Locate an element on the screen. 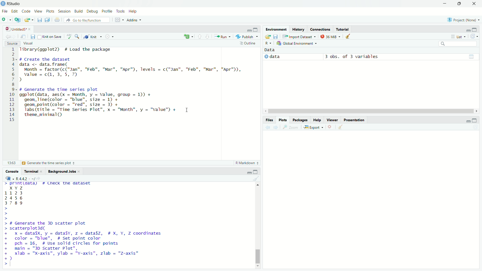 This screenshot has height=271, width=482. Project: (None) is located at coordinates (463, 20).